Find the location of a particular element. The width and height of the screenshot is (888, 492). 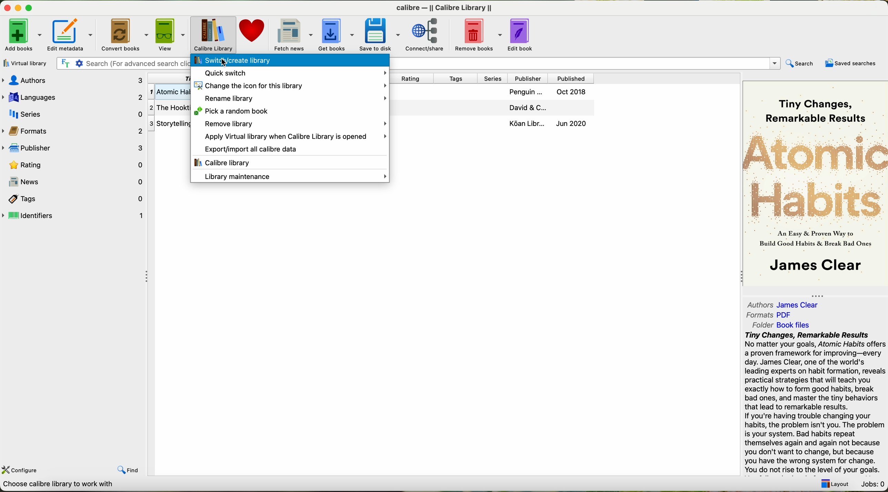

convert books is located at coordinates (125, 34).